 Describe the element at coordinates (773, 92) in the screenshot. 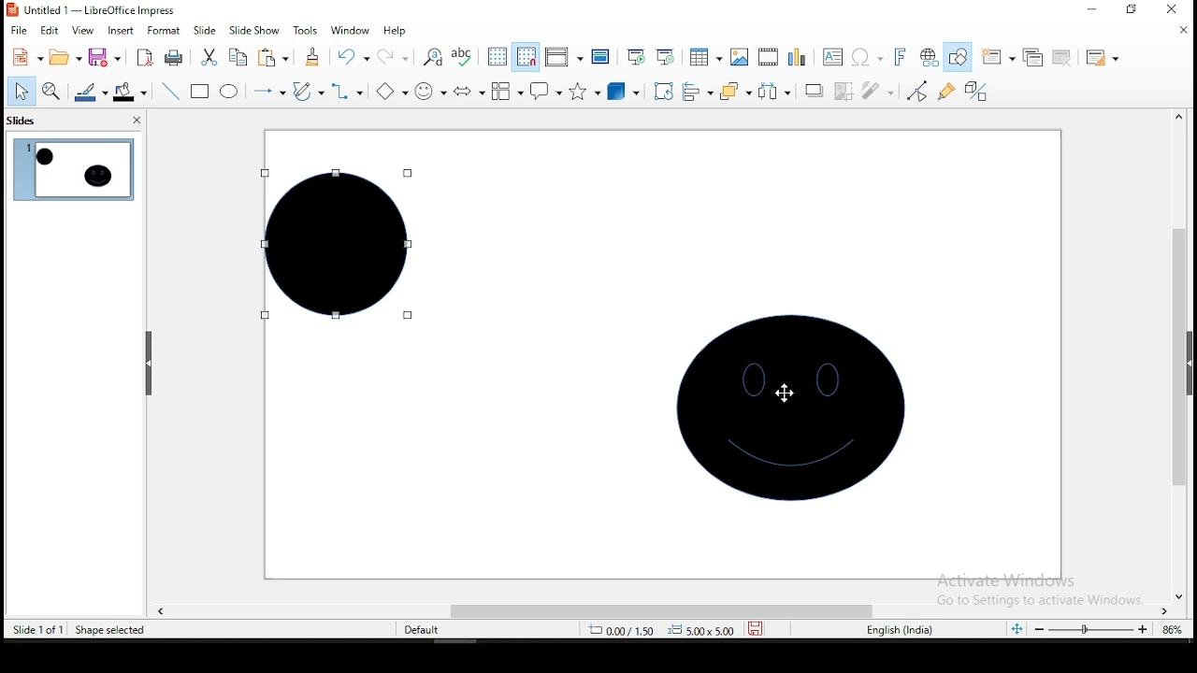

I see `distribute` at that location.